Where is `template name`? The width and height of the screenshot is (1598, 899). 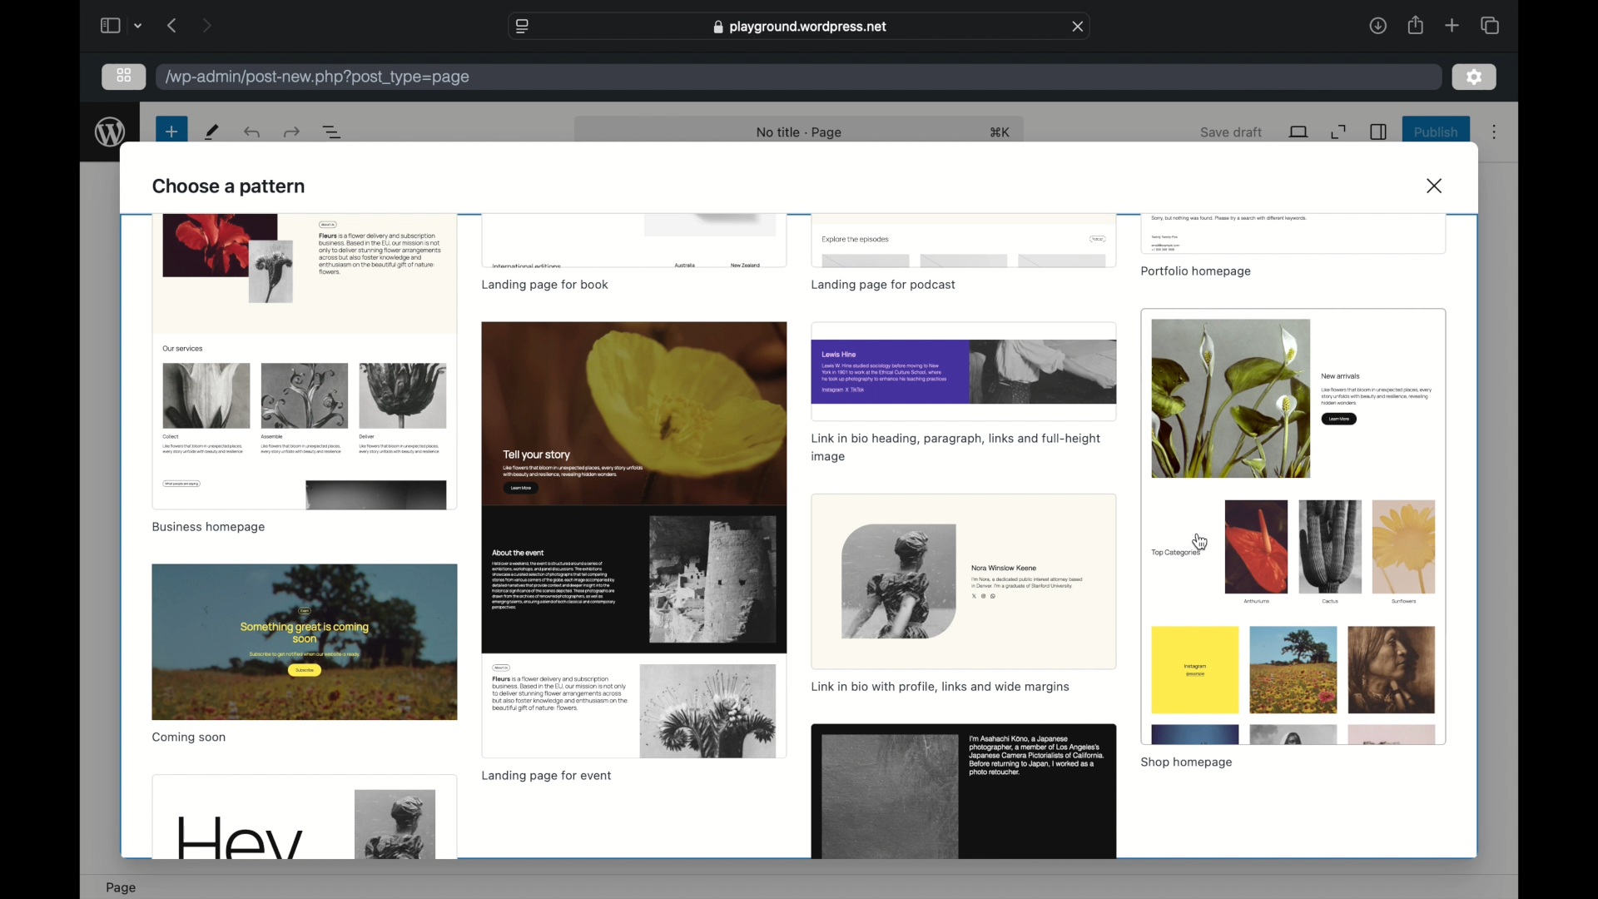 template name is located at coordinates (1189, 762).